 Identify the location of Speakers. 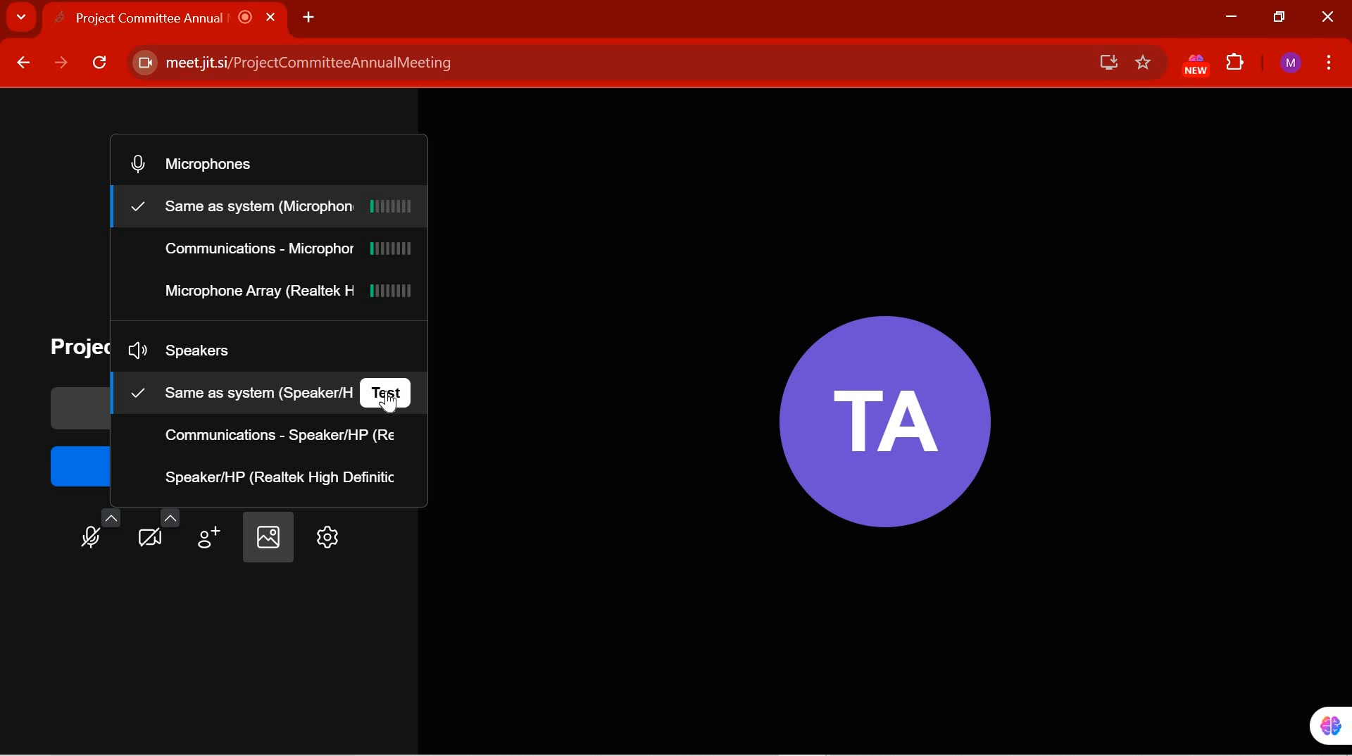
(199, 351).